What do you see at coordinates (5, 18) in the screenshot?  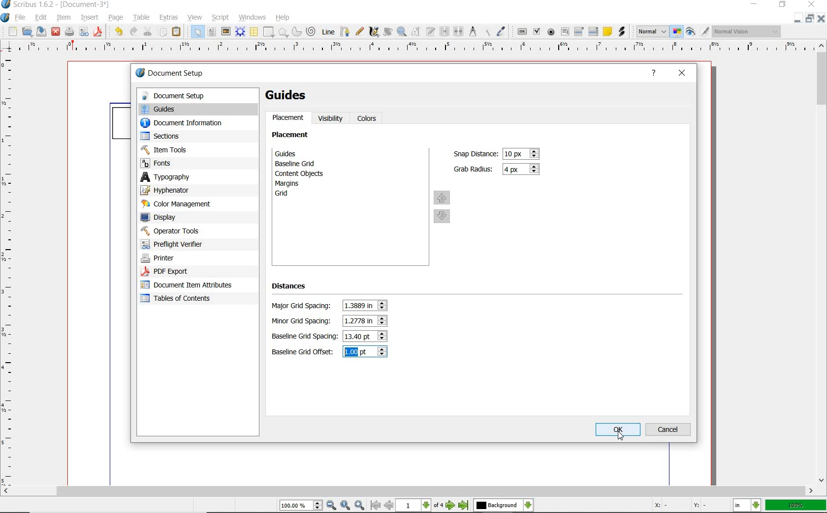 I see `system logo` at bounding box center [5, 18].